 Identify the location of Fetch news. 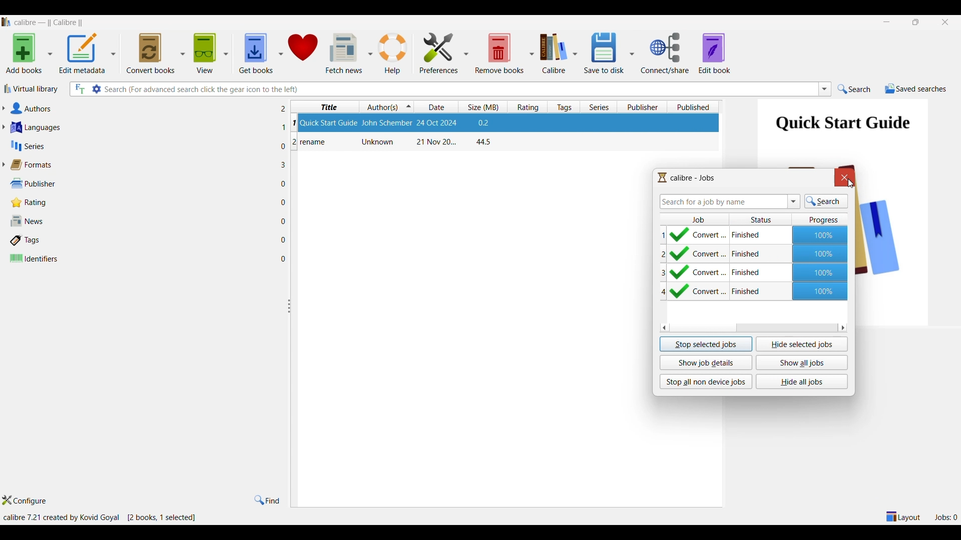
(342, 53).